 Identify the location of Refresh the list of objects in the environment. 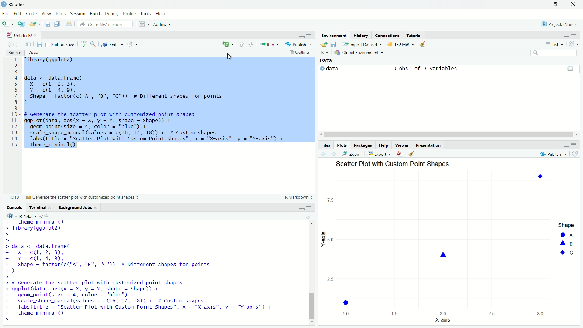
(573, 44).